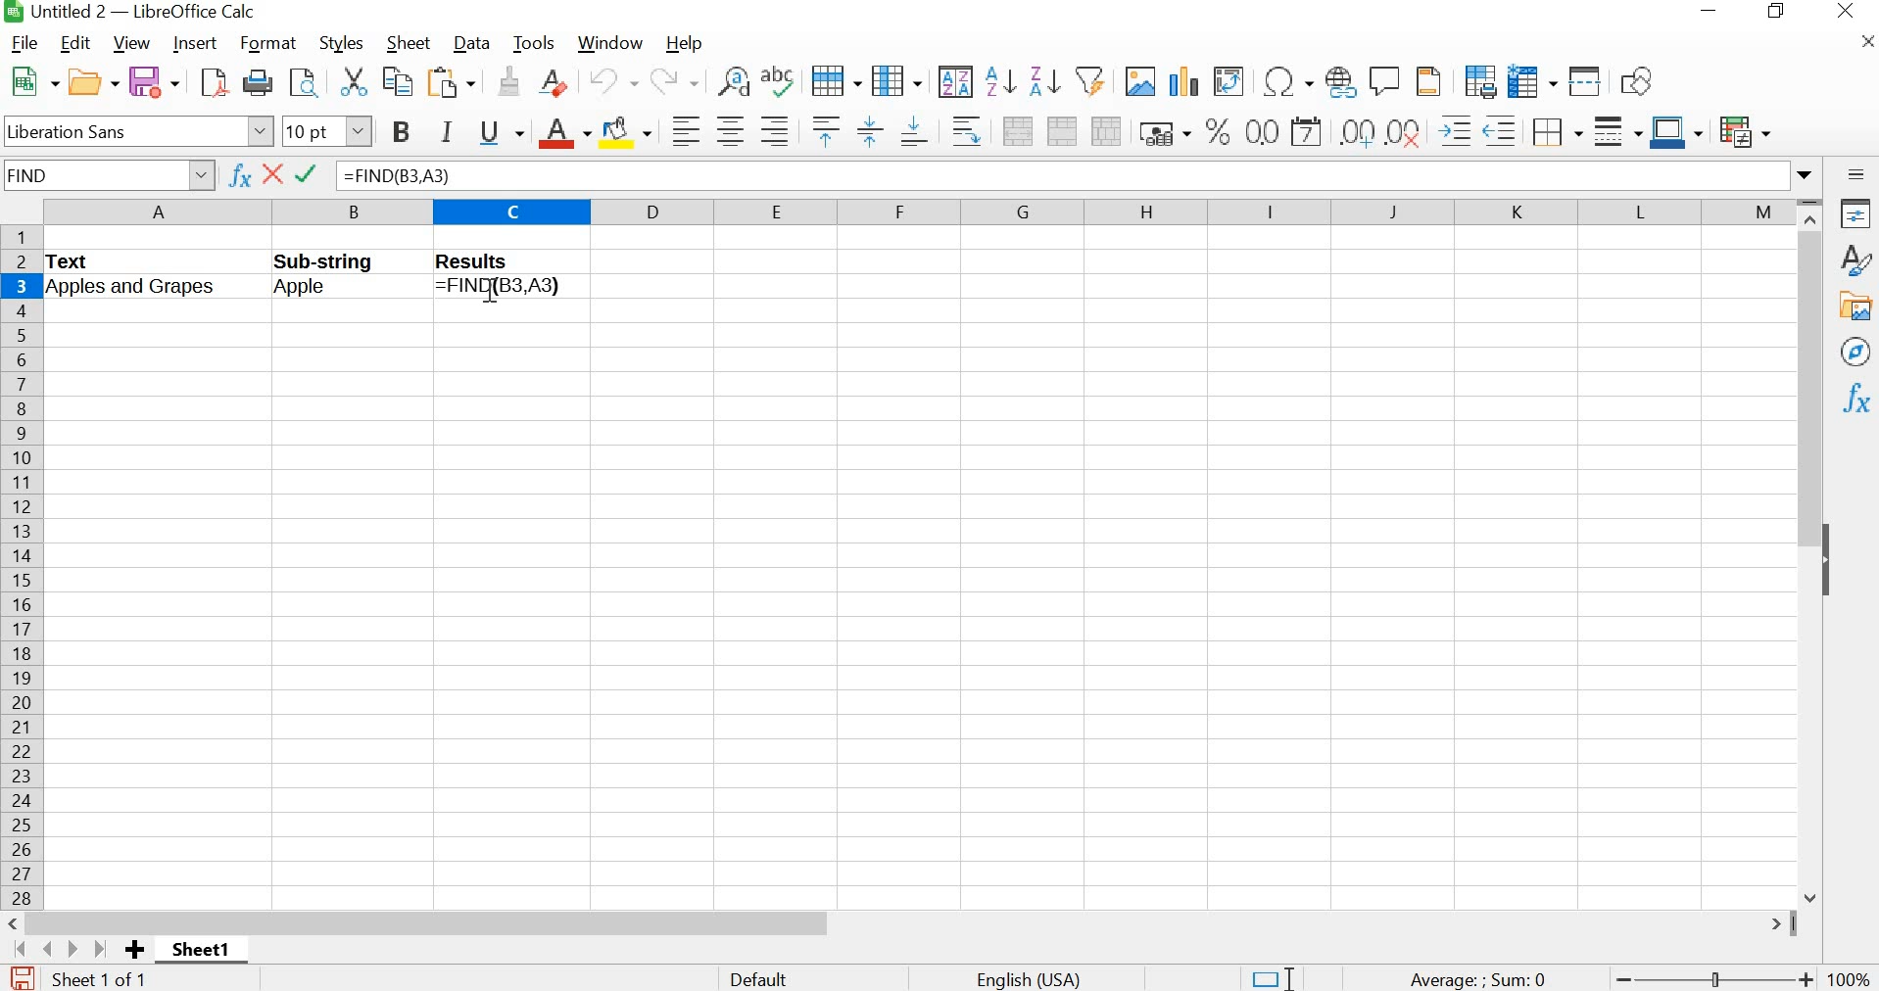 This screenshot has width=1879, height=991. I want to click on paste, so click(454, 82).